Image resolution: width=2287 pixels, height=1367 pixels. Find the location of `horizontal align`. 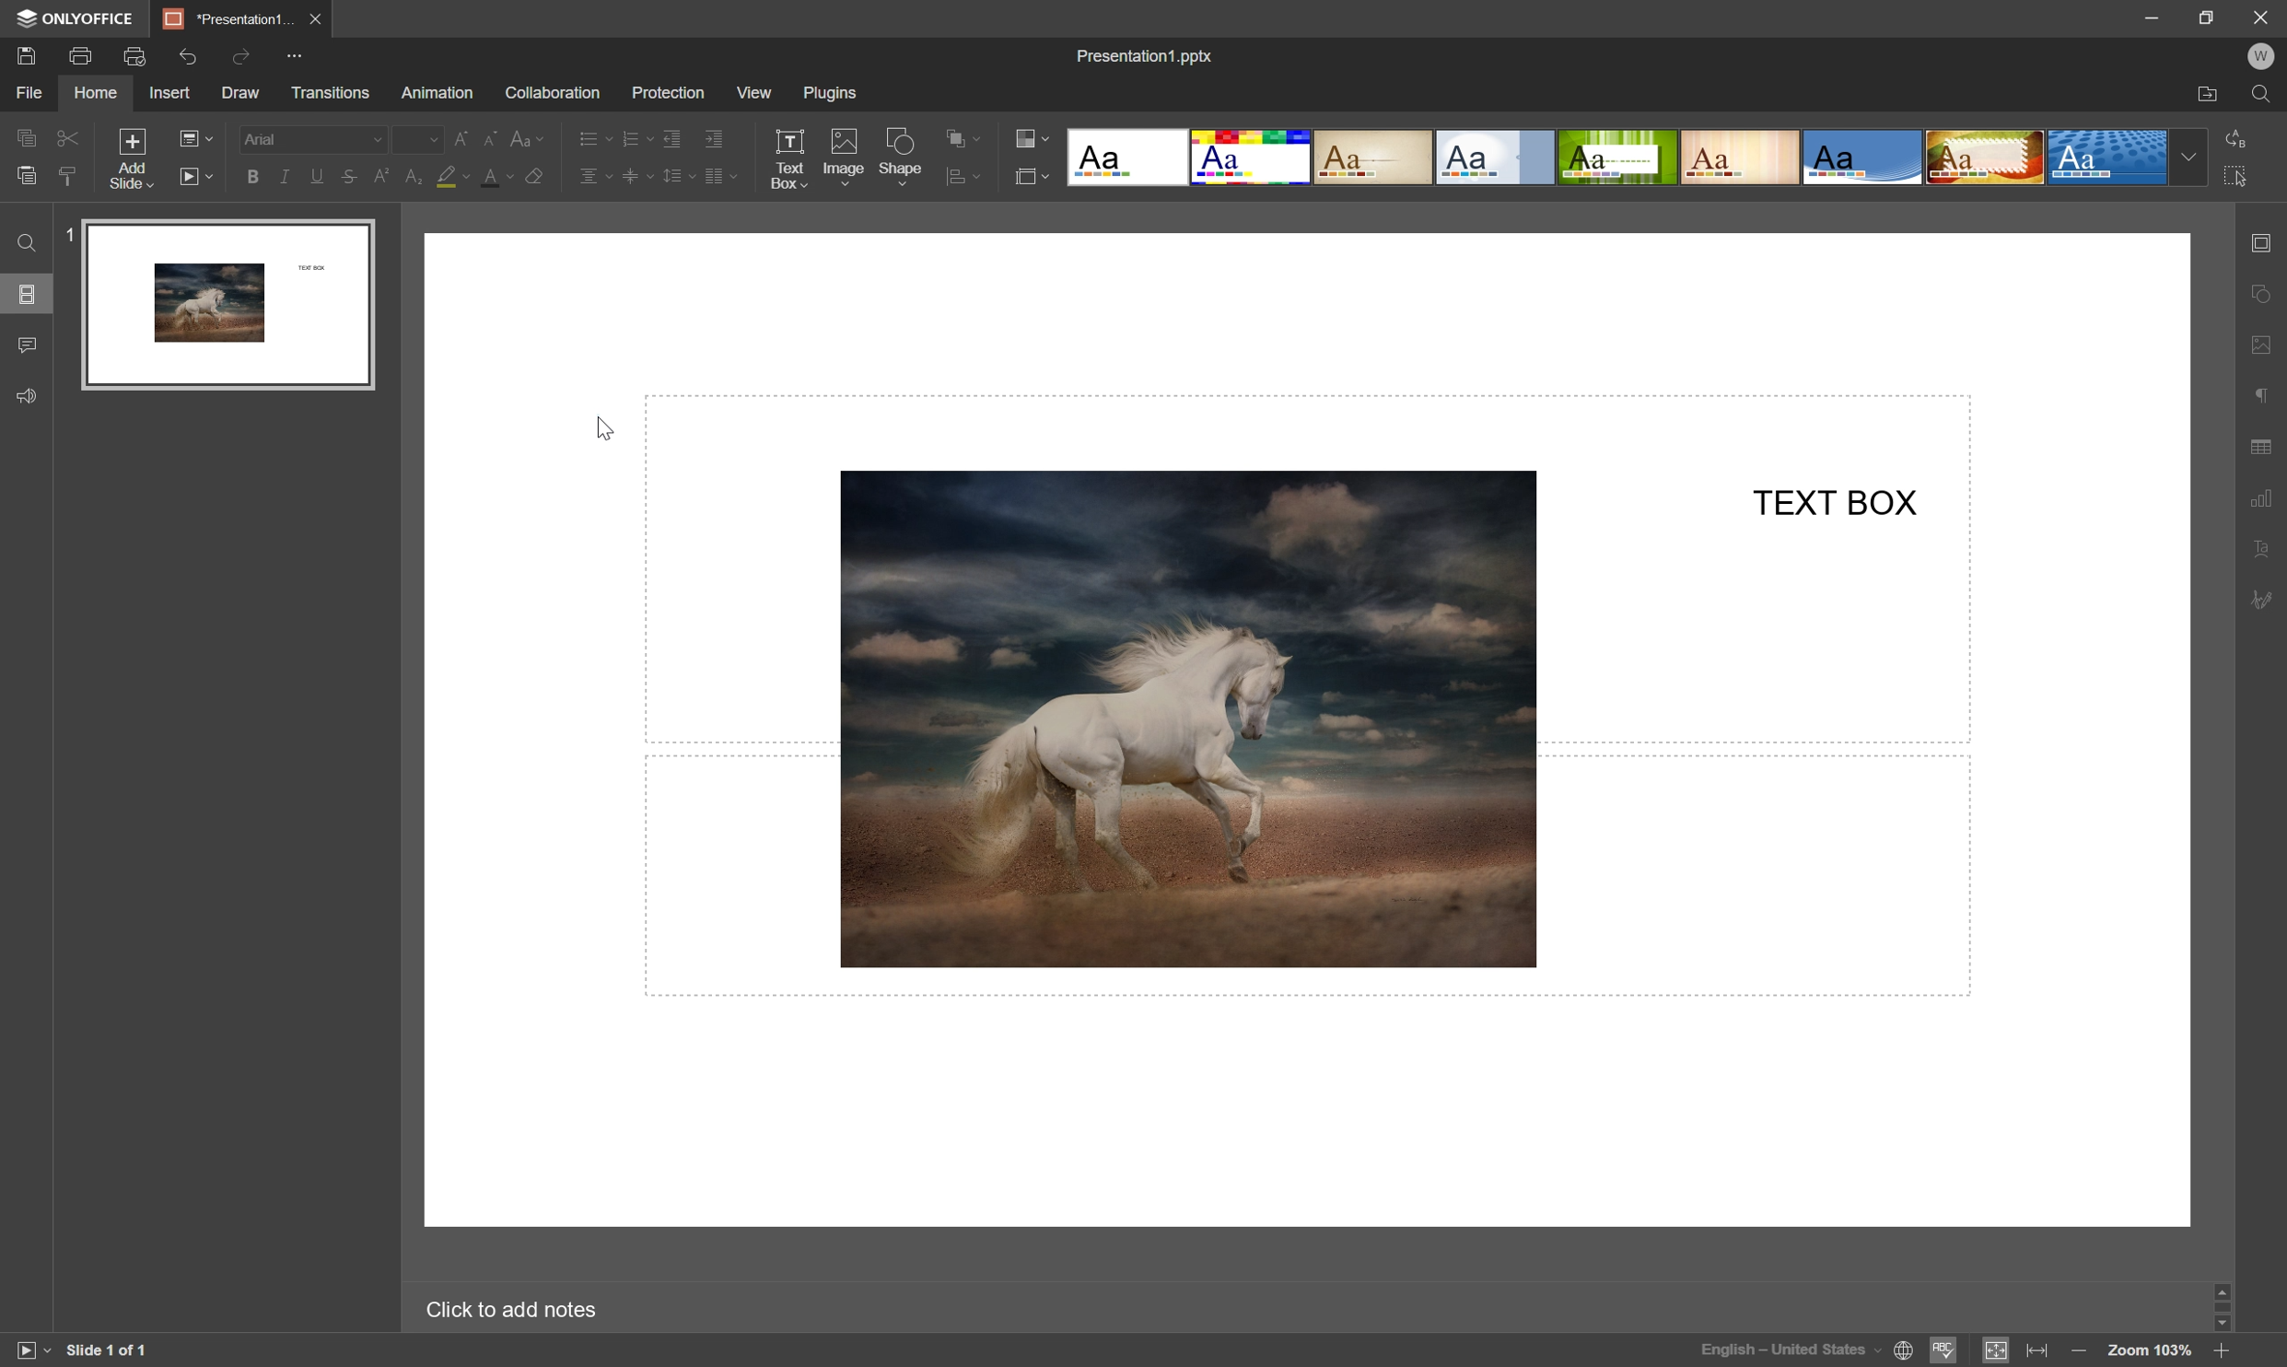

horizontal align is located at coordinates (595, 173).